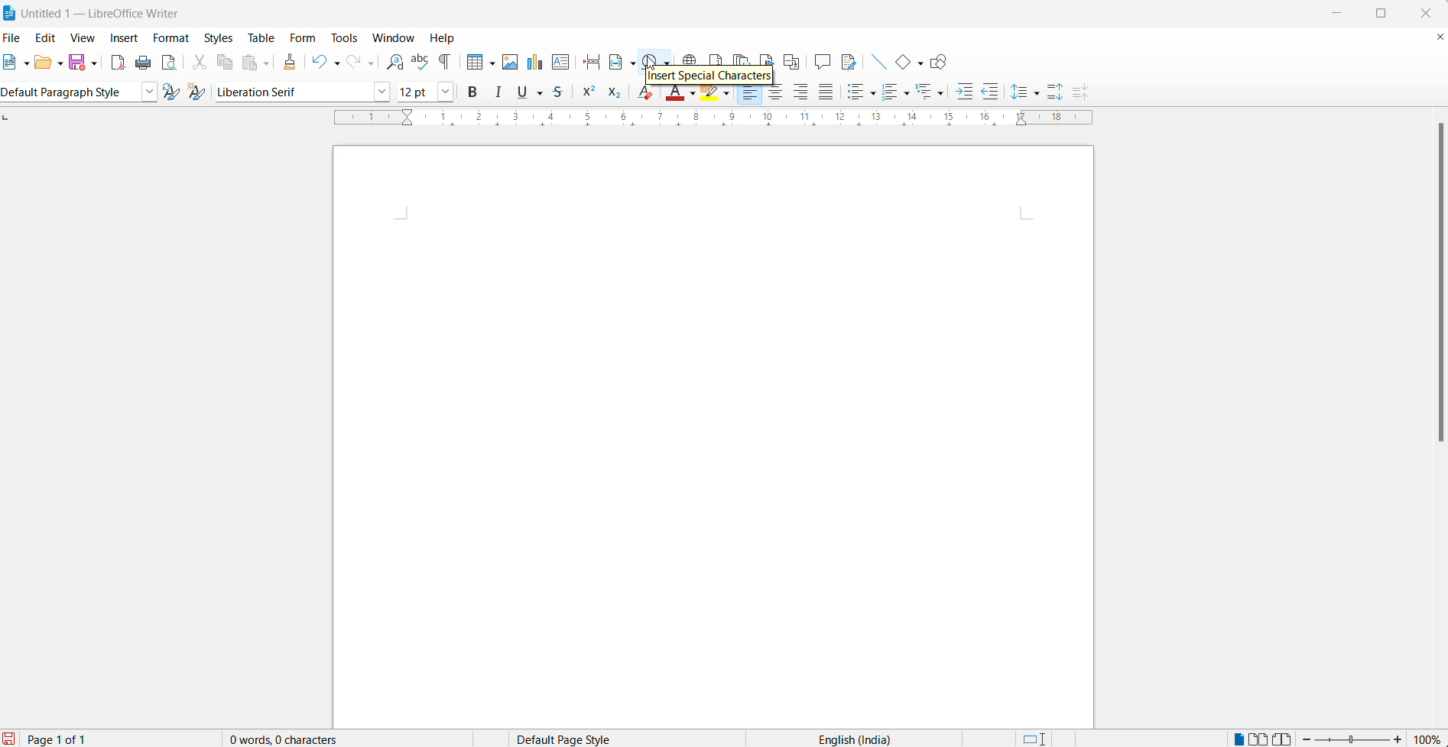 The width and height of the screenshot is (1448, 747). I want to click on paragraph style, so click(145, 92).